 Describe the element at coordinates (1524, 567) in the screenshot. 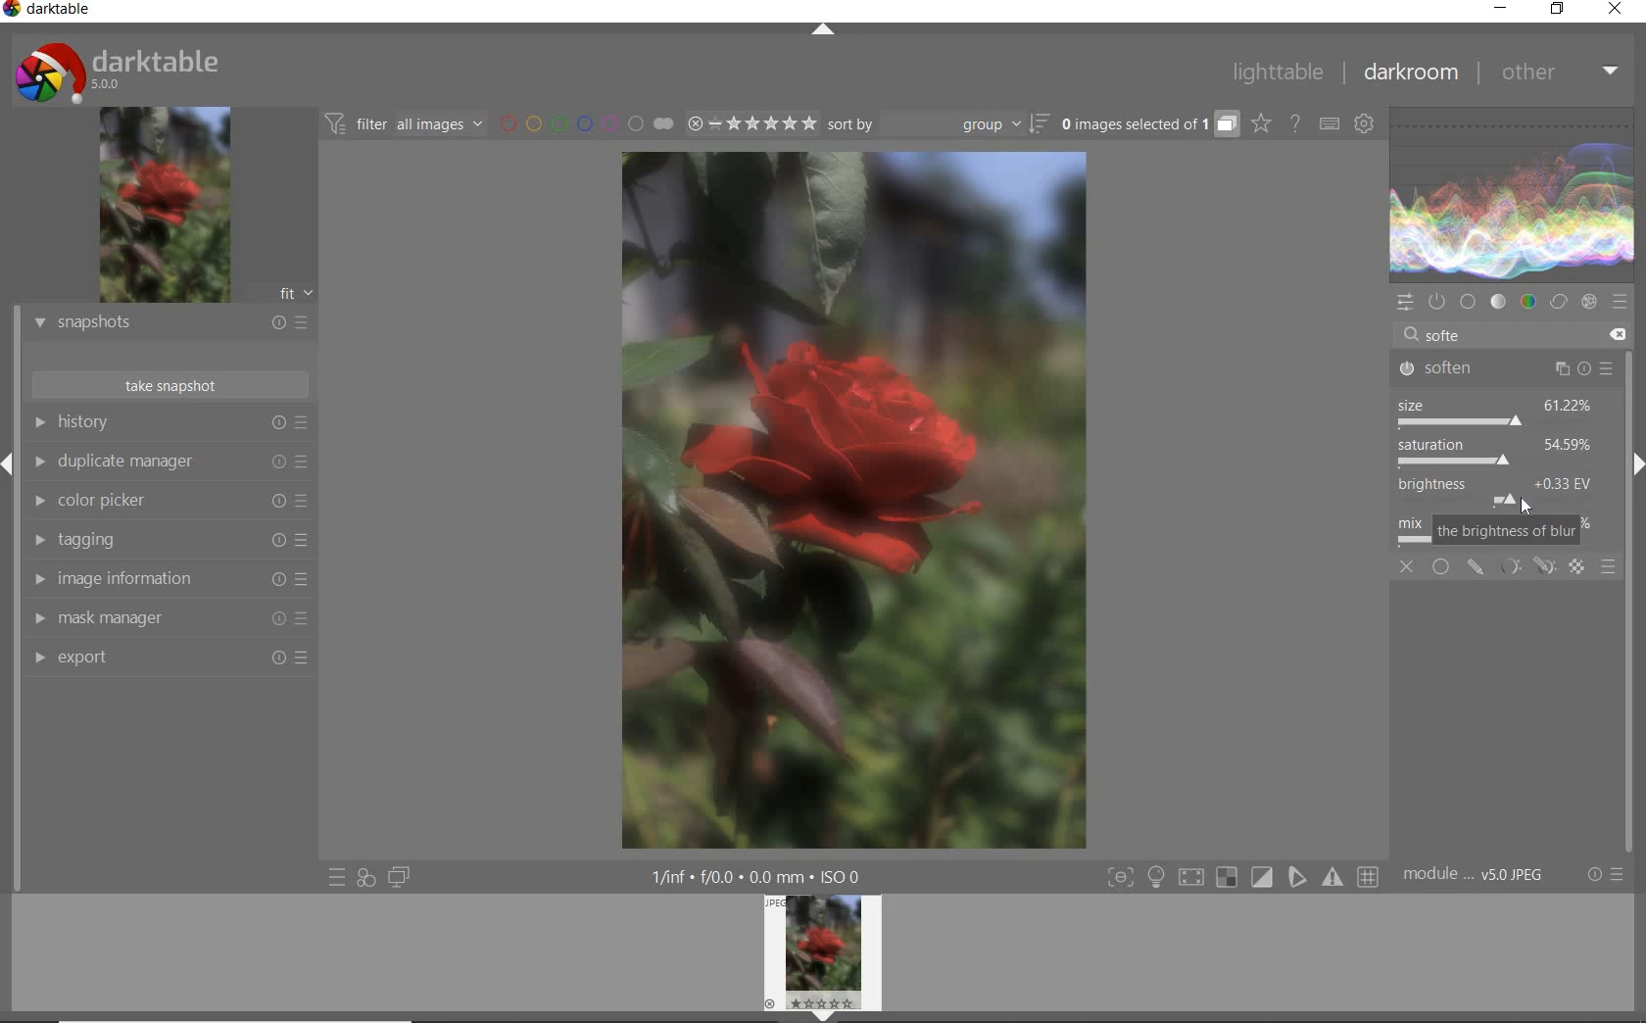

I see `mask options` at that location.